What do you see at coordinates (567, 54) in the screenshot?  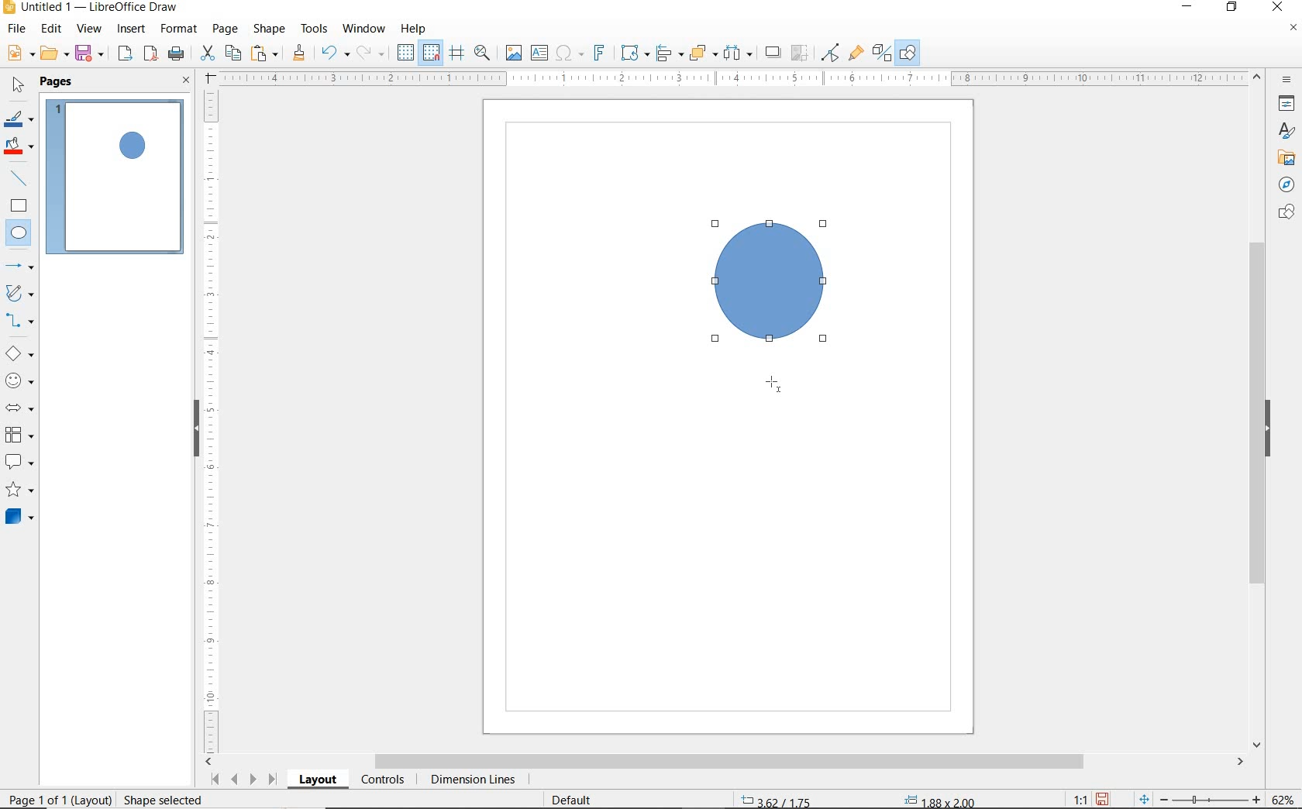 I see `INSERT SPECIAL CHARACTERS` at bounding box center [567, 54].